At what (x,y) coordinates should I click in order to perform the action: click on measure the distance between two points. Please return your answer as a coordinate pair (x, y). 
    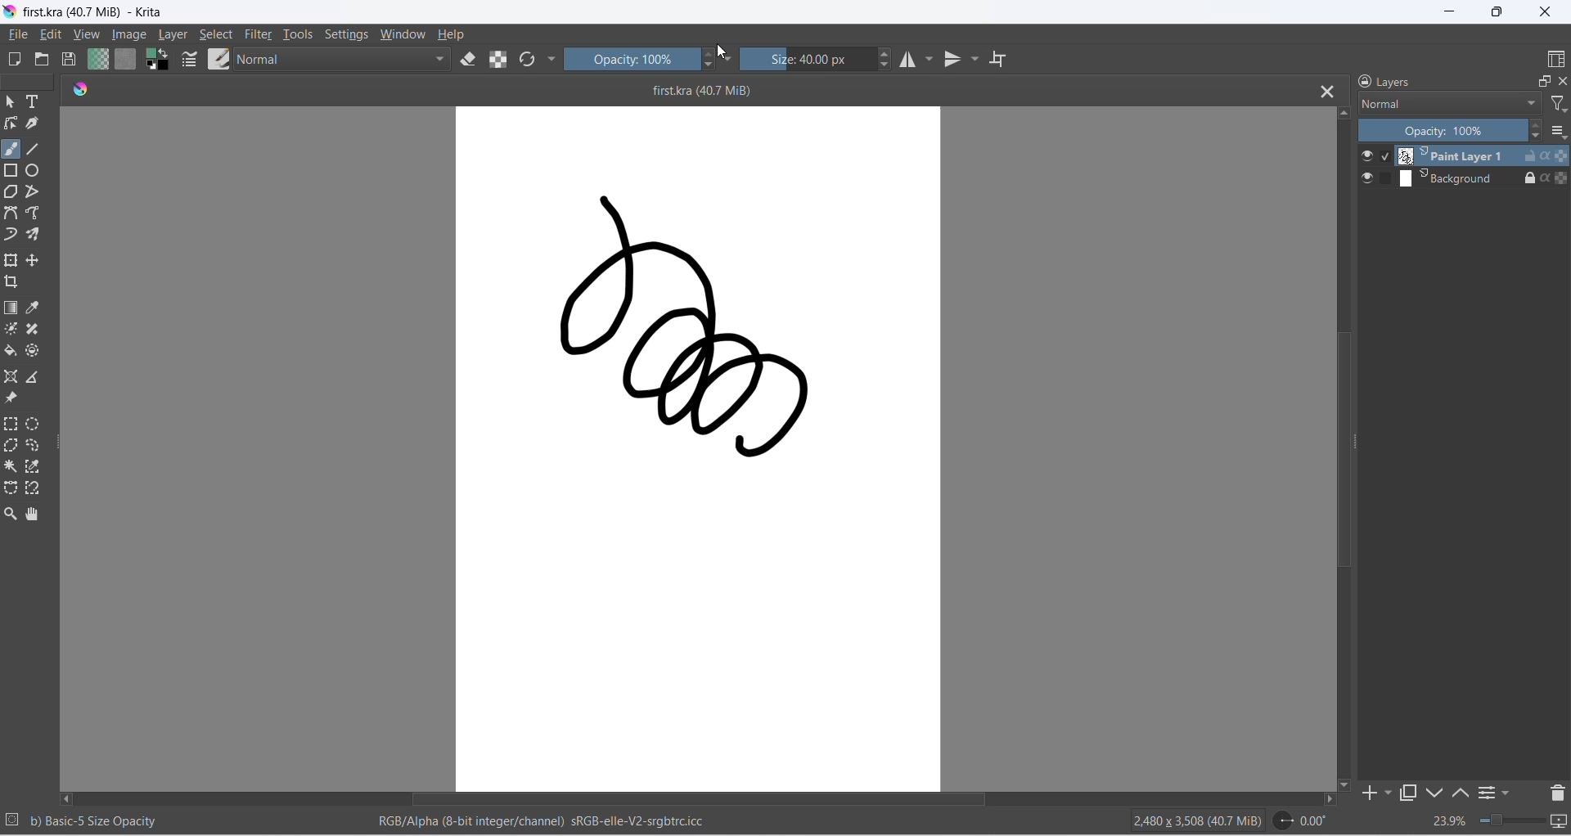
    Looking at the image, I should click on (33, 377).